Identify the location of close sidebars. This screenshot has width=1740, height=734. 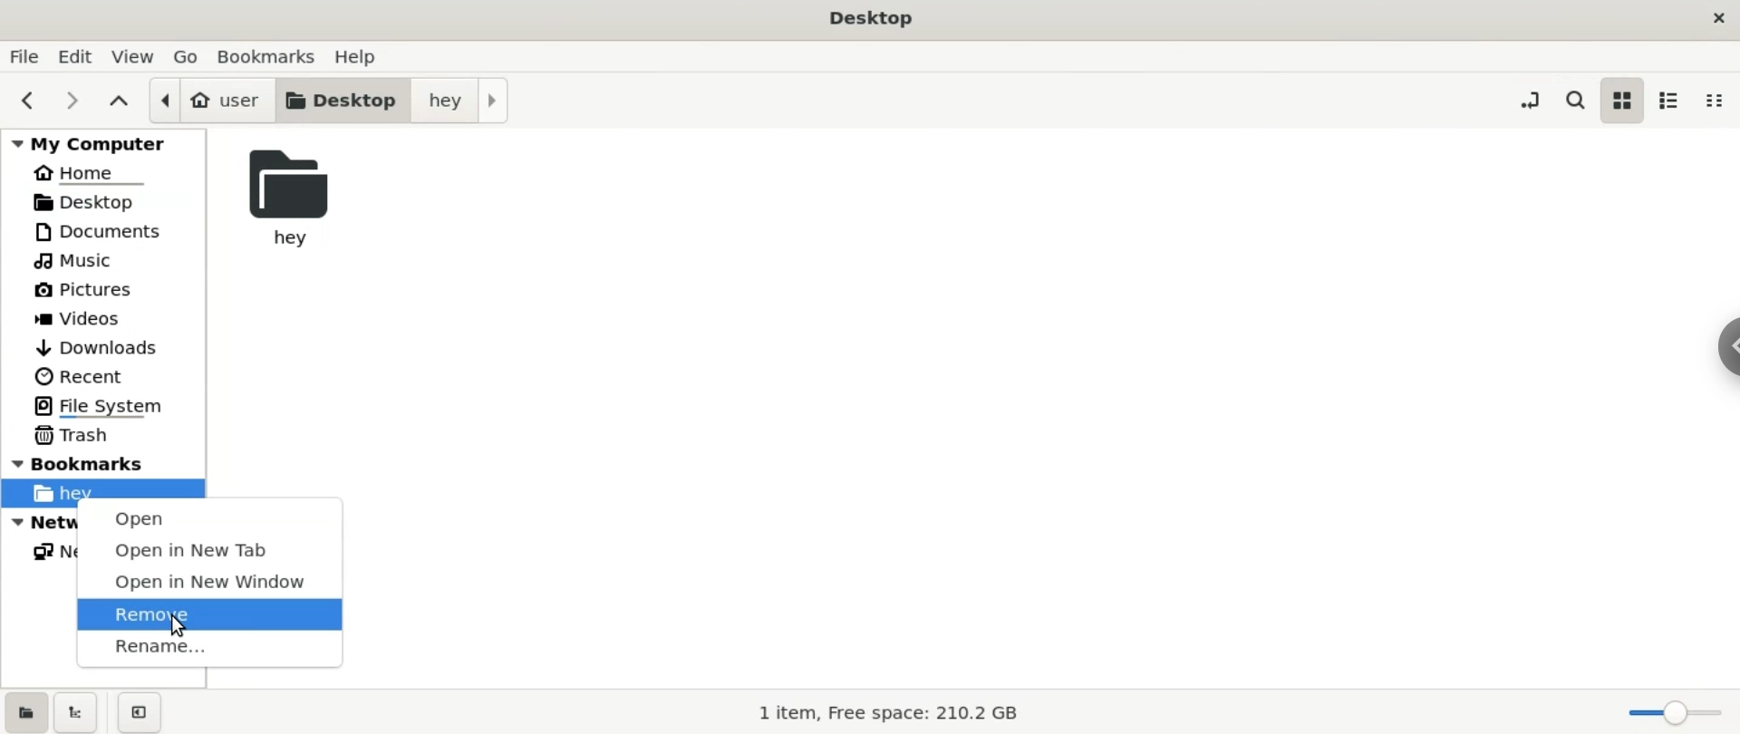
(144, 711).